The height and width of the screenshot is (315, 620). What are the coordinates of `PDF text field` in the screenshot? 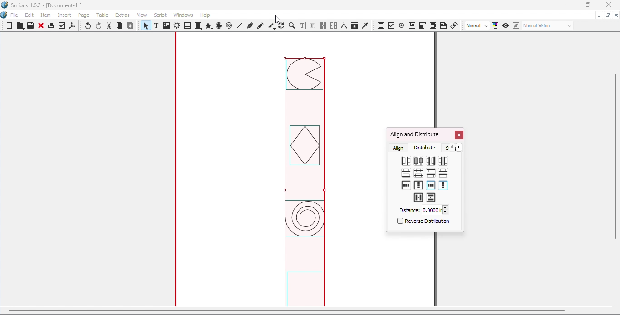 It's located at (412, 25).